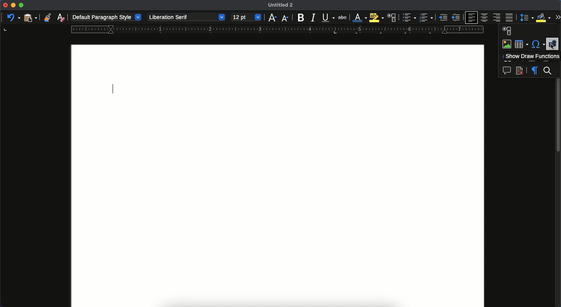  Describe the element at coordinates (13, 17) in the screenshot. I see `undo` at that location.